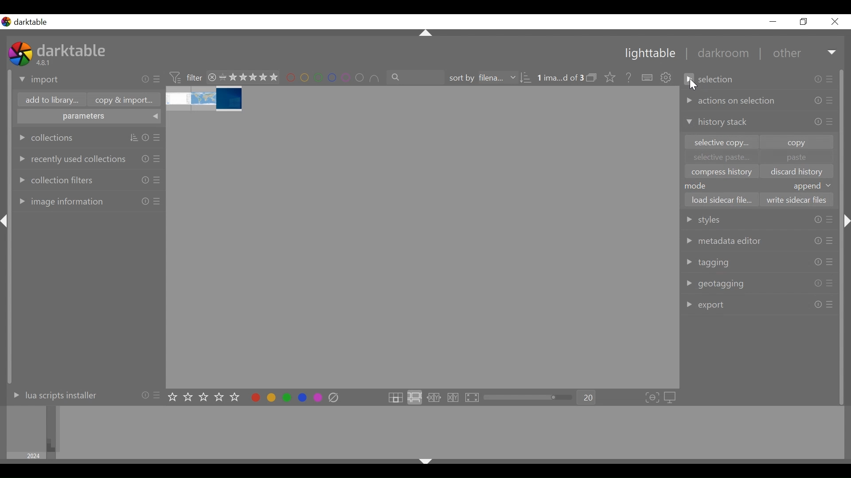 The height and width of the screenshot is (478, 851). Describe the element at coordinates (802, 22) in the screenshot. I see `restore` at that location.